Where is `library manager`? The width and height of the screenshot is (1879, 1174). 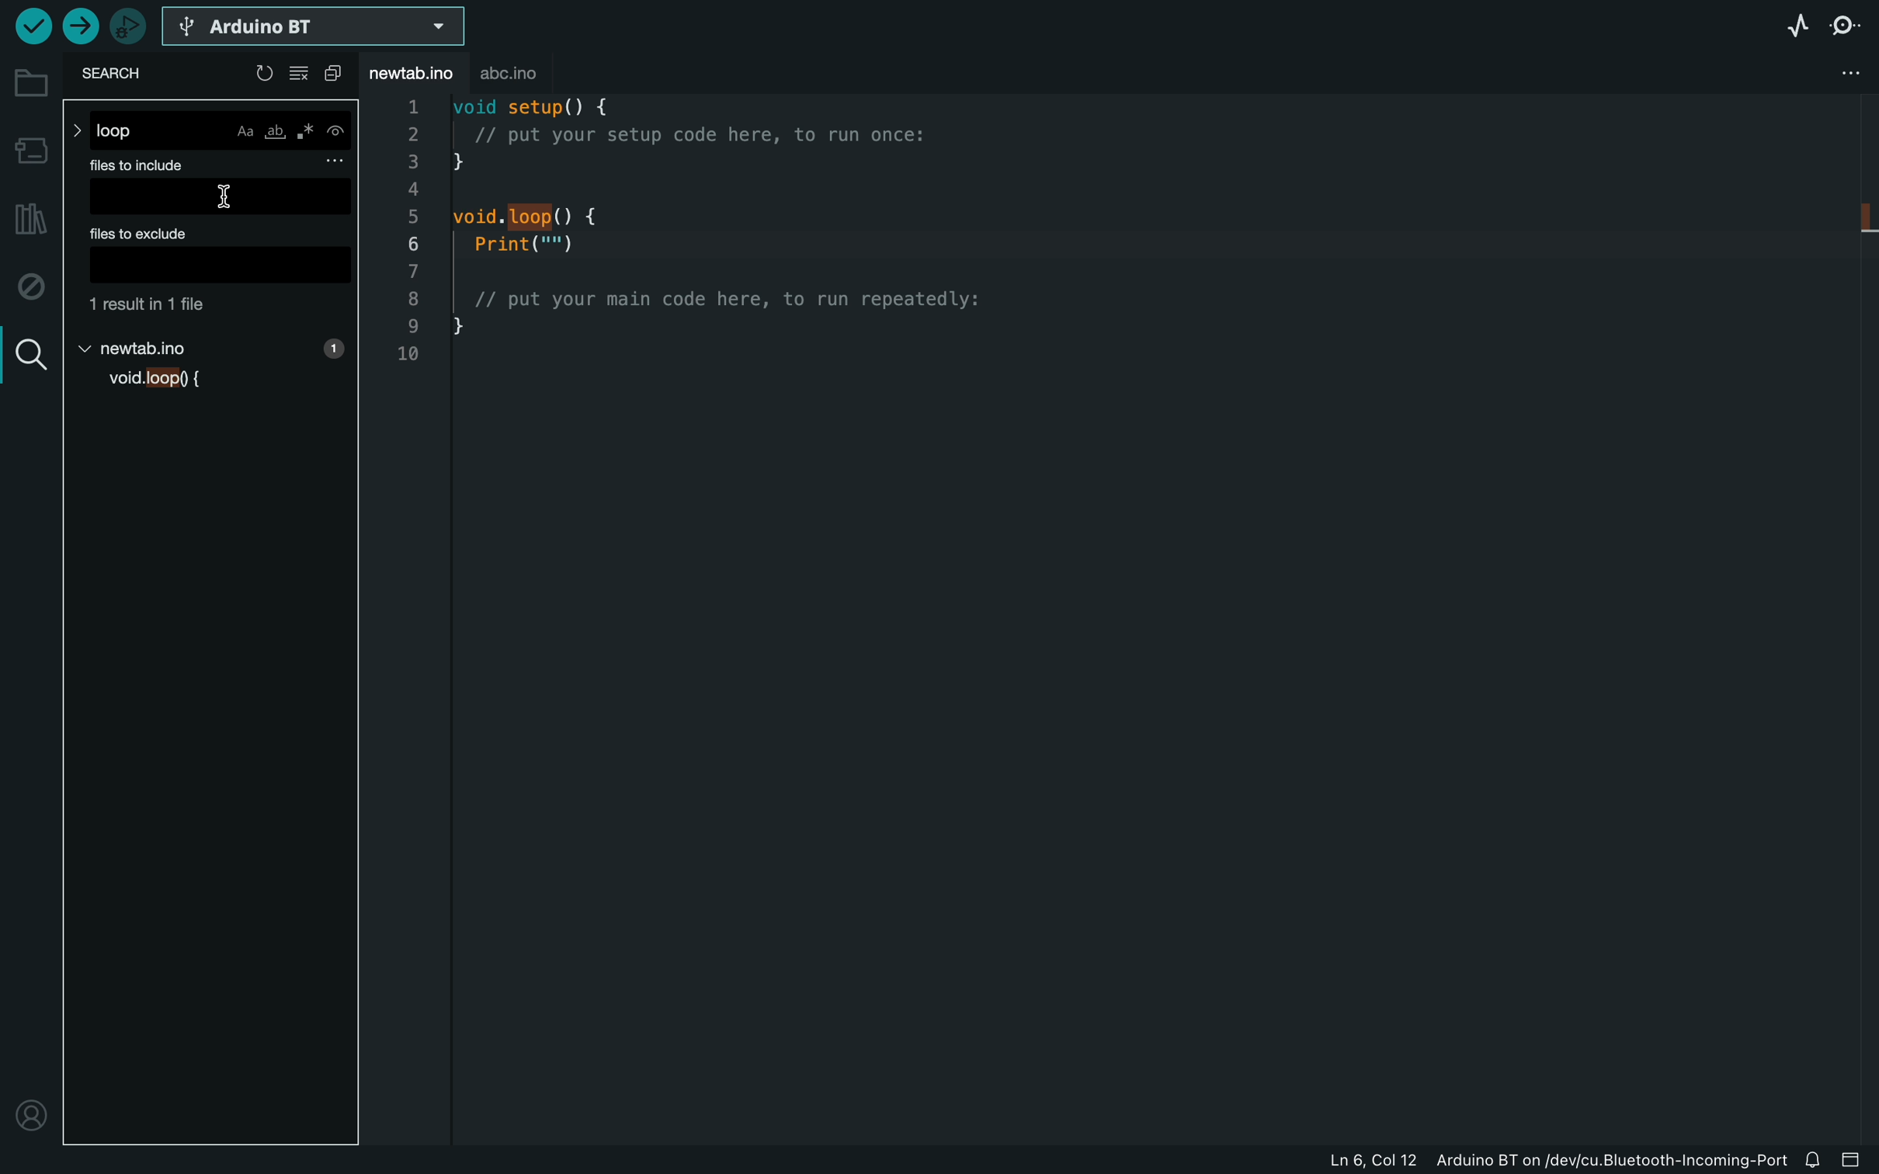
library manager is located at coordinates (27, 222).